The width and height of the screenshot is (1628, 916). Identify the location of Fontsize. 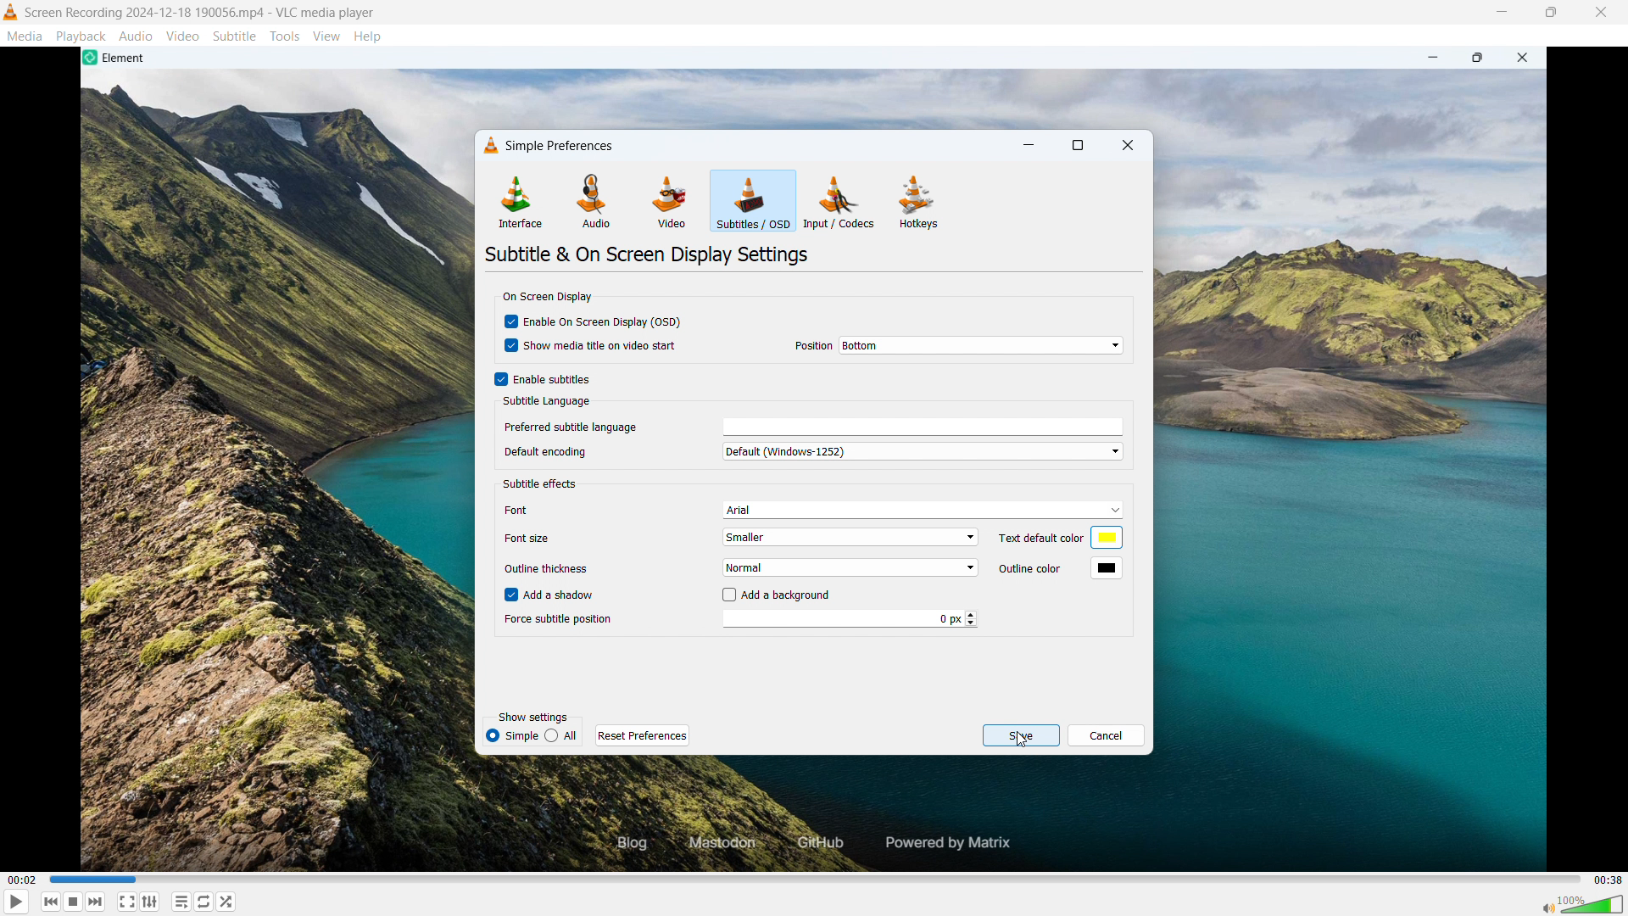
(531, 540).